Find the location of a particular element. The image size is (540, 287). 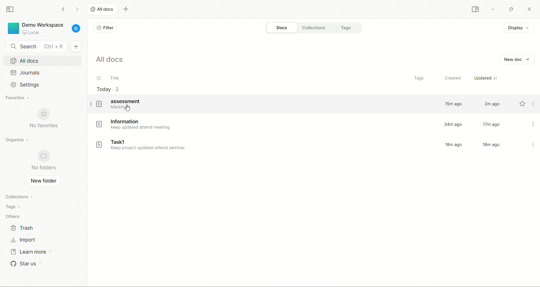

tags is located at coordinates (350, 28).